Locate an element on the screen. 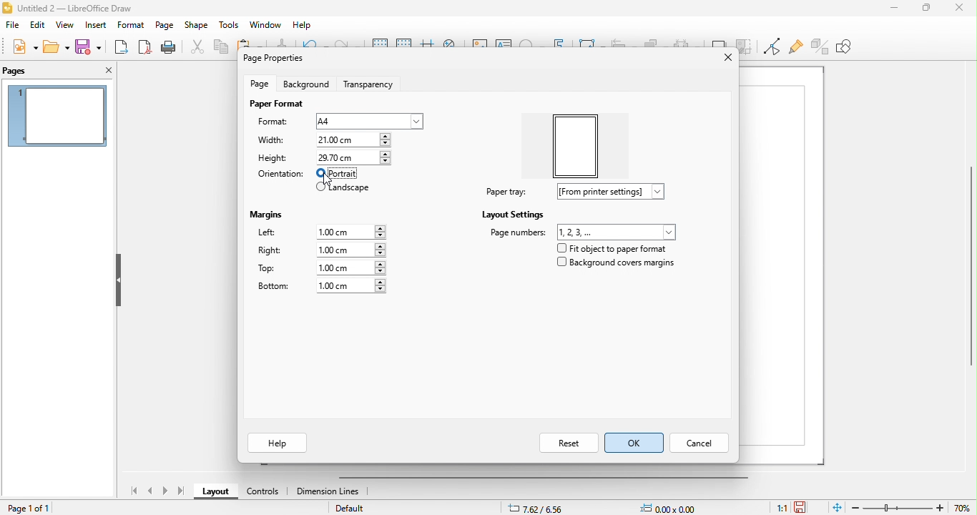 The width and height of the screenshot is (977, 515). file is located at coordinates (12, 25).